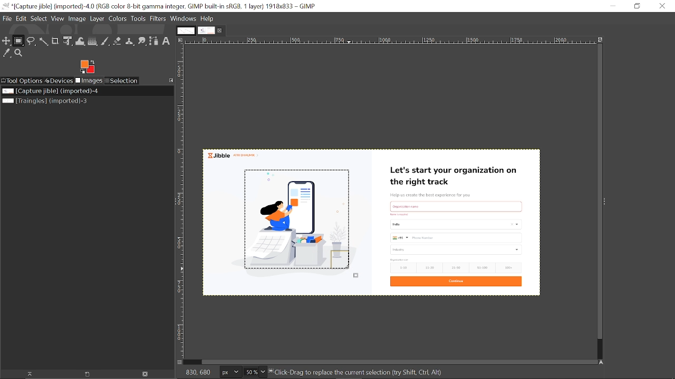 The height and width of the screenshot is (379, 675). What do you see at coordinates (166, 41) in the screenshot?
I see `Add text` at bounding box center [166, 41].